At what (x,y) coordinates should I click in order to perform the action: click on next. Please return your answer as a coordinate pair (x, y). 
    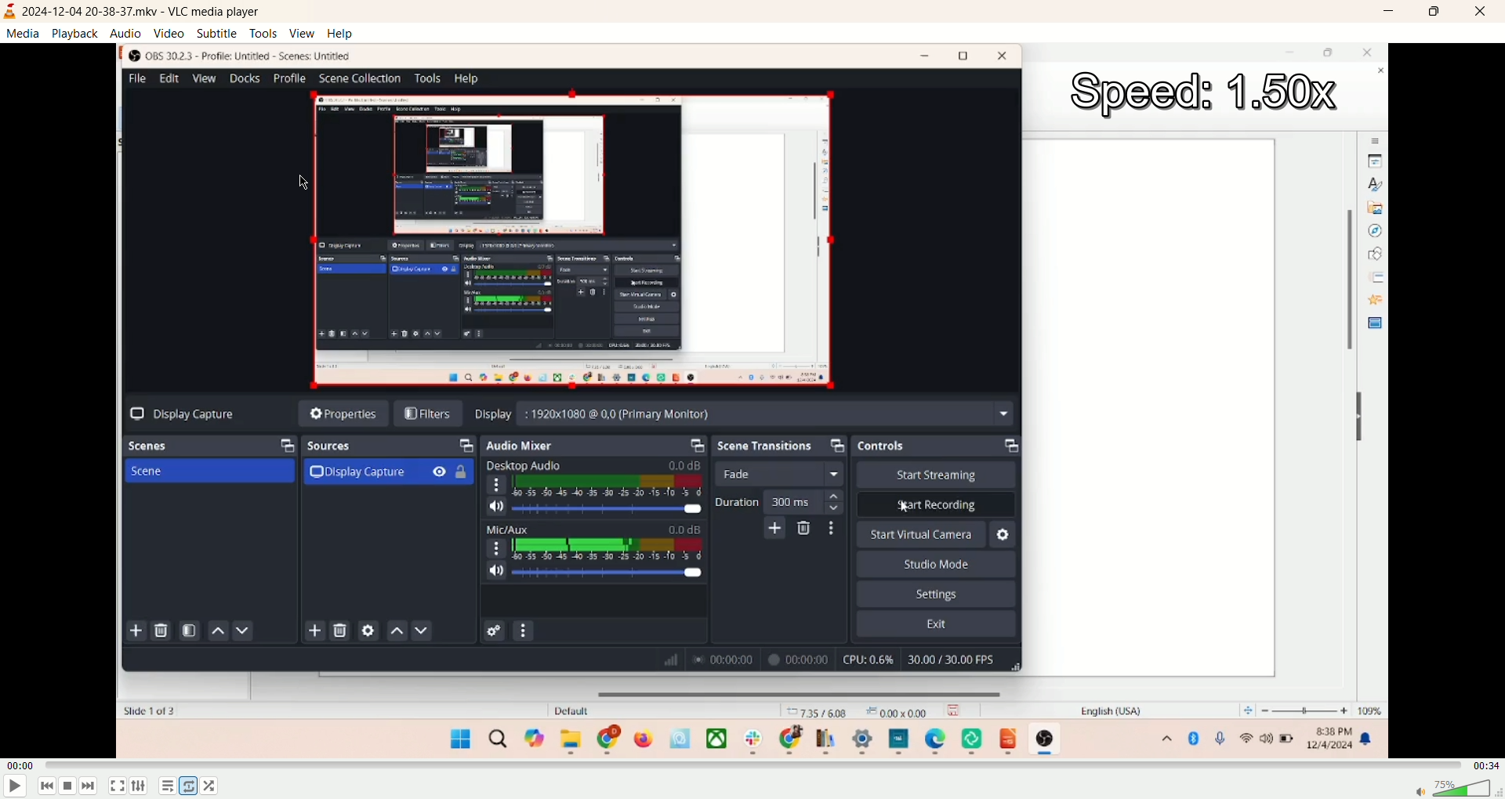
    Looking at the image, I should click on (95, 788).